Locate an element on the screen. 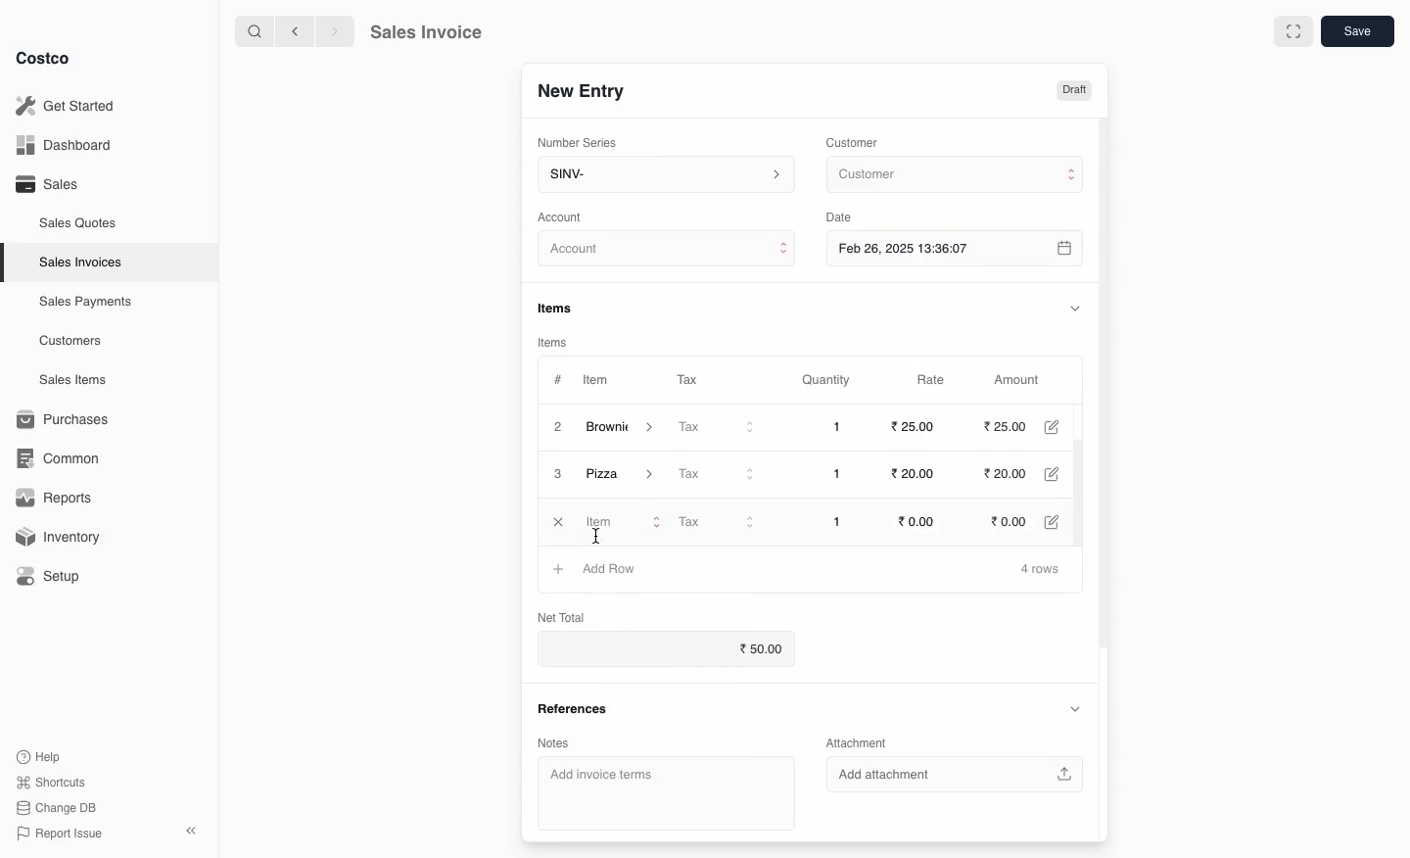 The width and height of the screenshot is (1410, 858). Edit is located at coordinates (1058, 522).